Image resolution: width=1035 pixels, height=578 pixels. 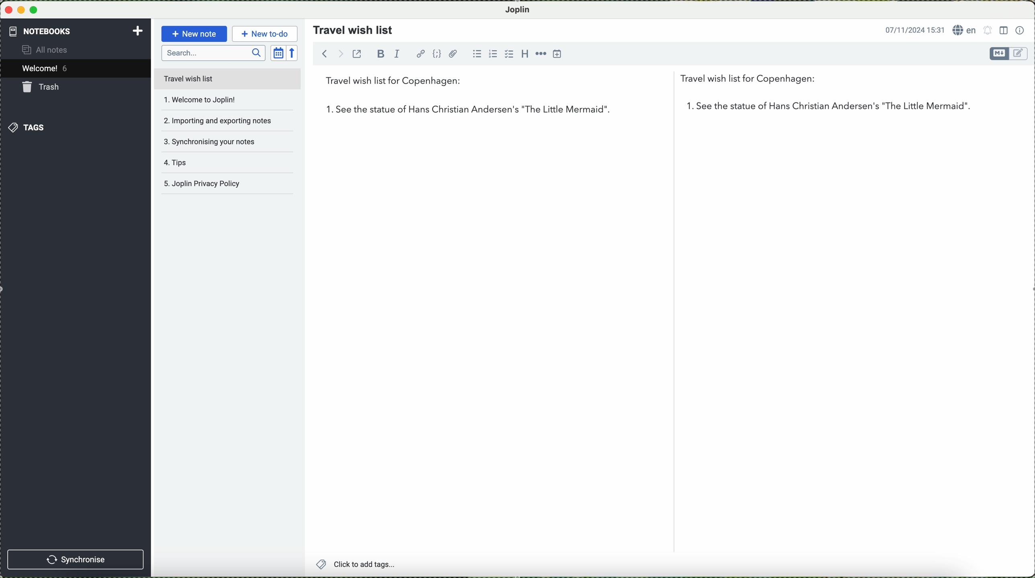 I want to click on heading, so click(x=524, y=53).